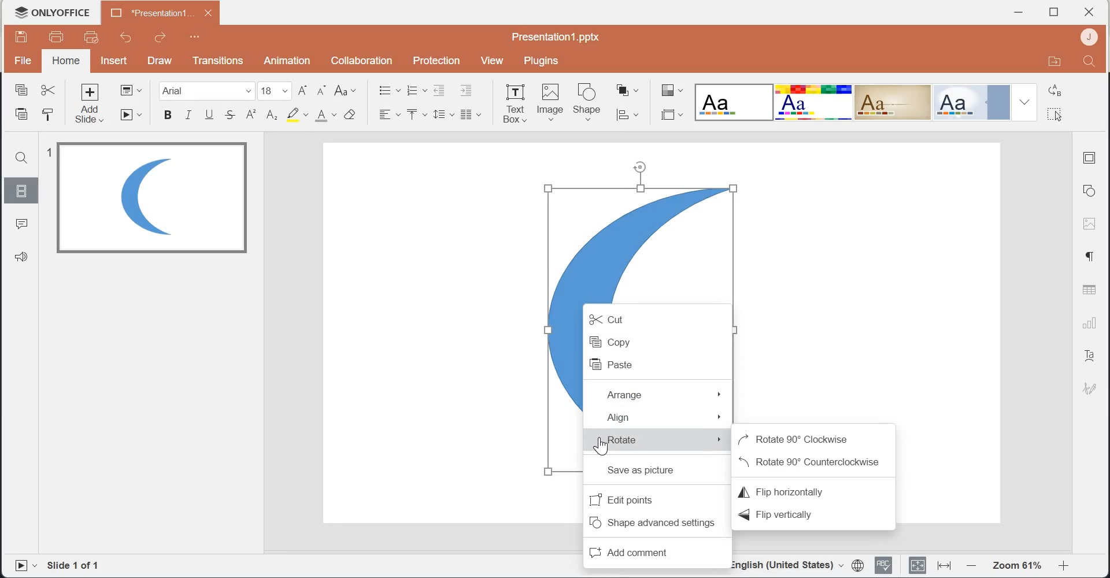 Image resolution: width=1110 pixels, height=578 pixels. I want to click on View, so click(493, 61).